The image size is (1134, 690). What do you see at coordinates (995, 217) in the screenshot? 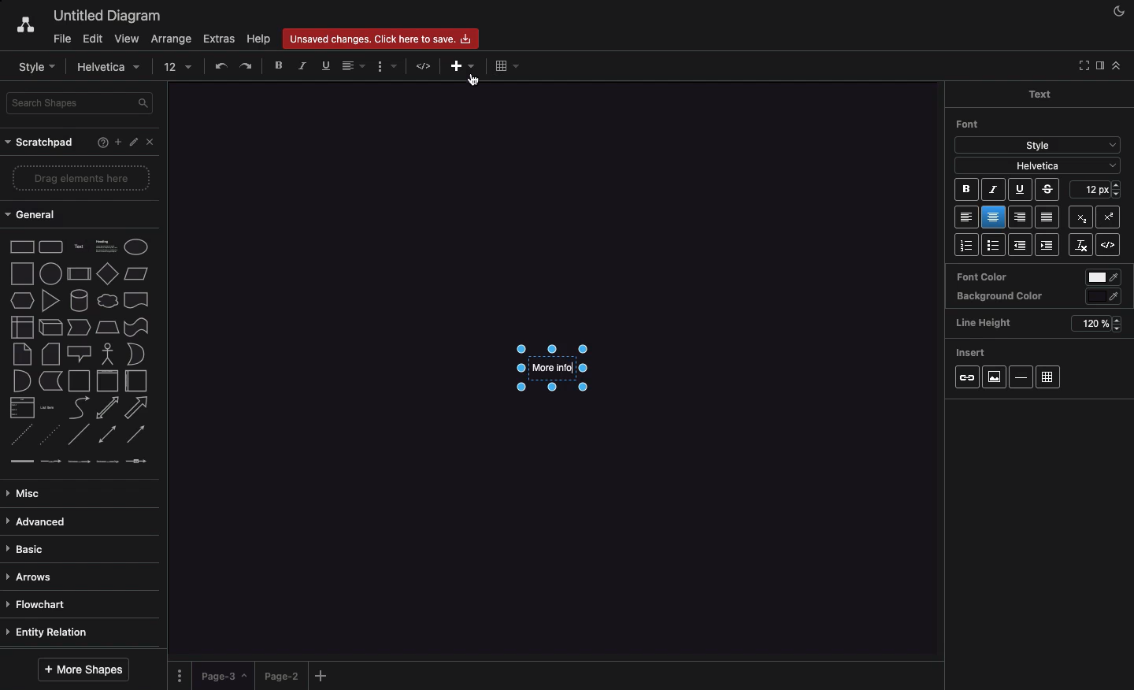
I see `Center aligned` at bounding box center [995, 217].